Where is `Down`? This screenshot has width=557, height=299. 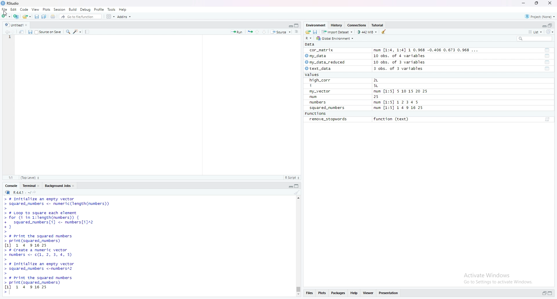
Down is located at coordinates (266, 31).